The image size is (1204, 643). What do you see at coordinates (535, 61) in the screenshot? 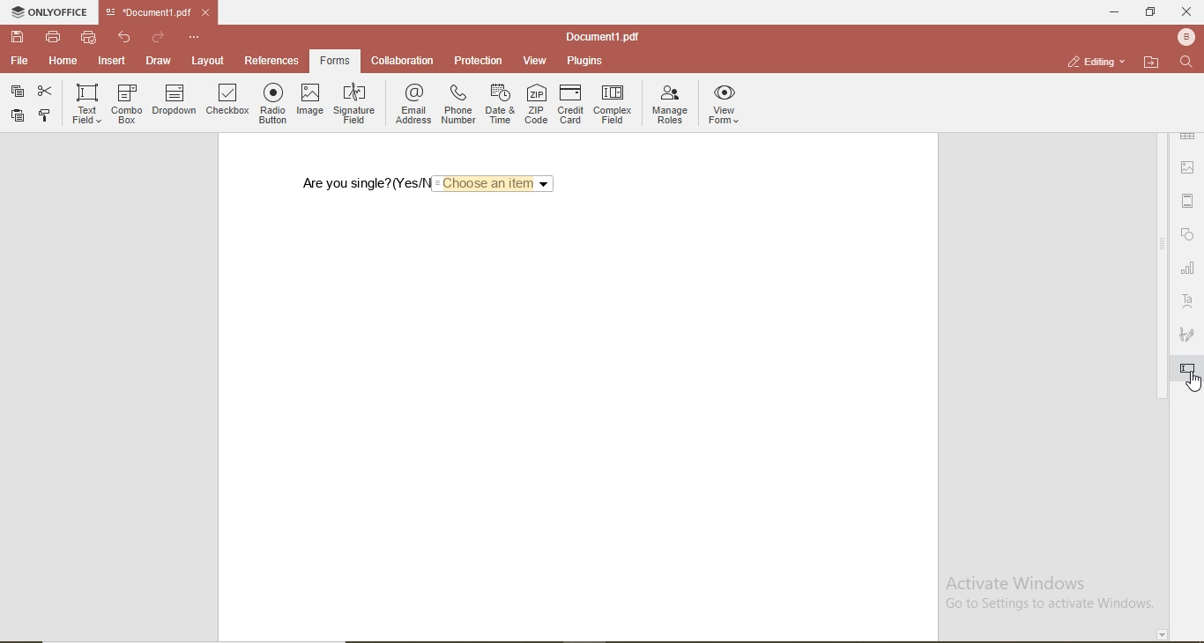
I see `view` at bounding box center [535, 61].